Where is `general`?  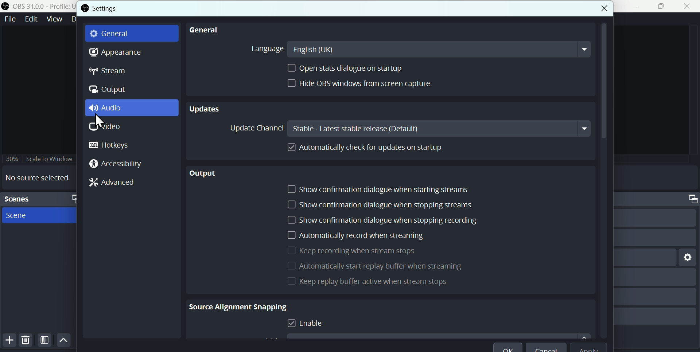
general is located at coordinates (205, 29).